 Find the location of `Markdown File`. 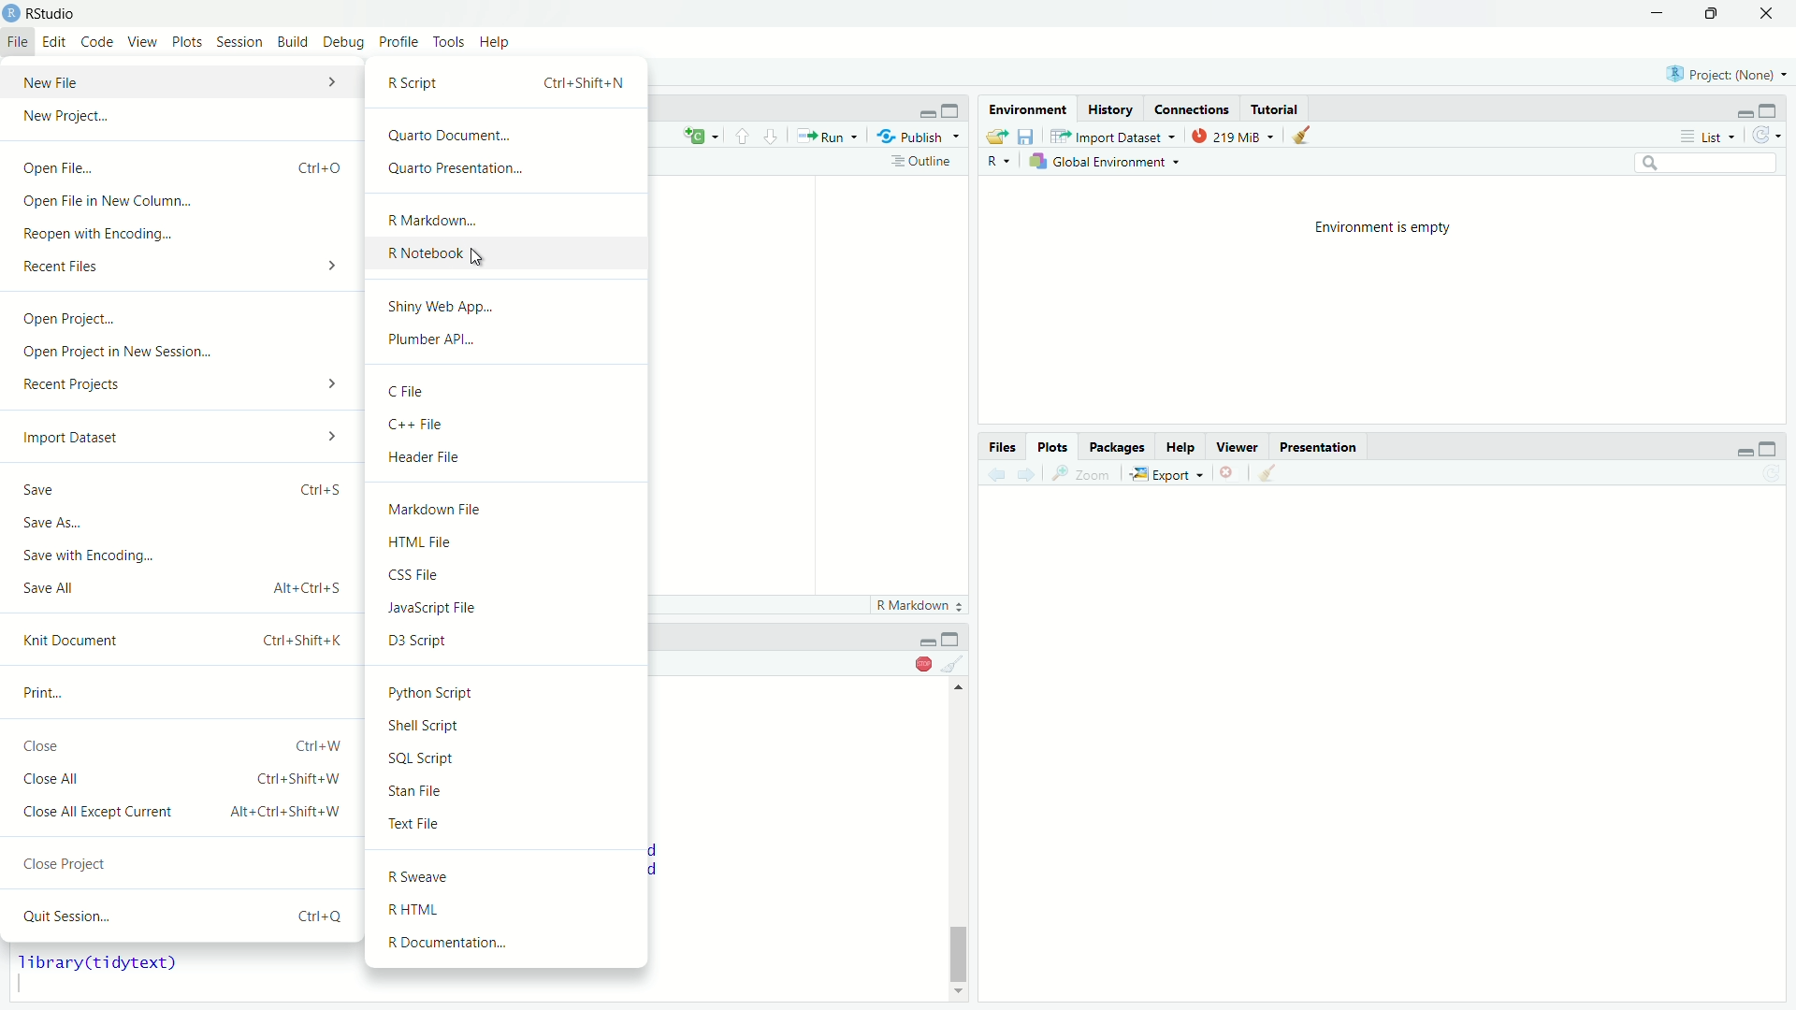

Markdown File is located at coordinates (511, 507).